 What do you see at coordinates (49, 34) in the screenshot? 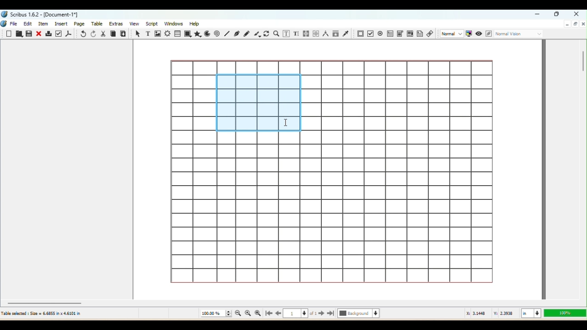
I see `Print` at bounding box center [49, 34].